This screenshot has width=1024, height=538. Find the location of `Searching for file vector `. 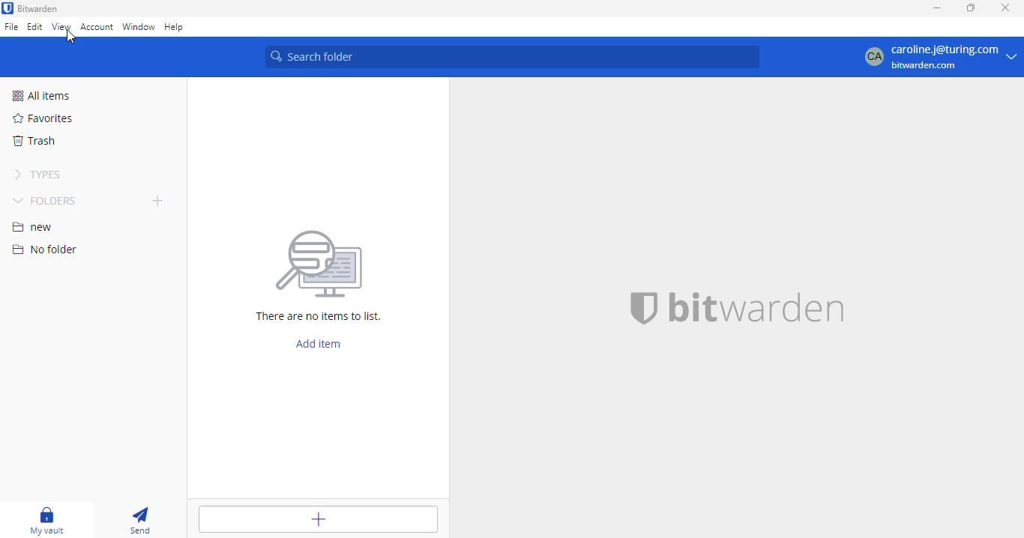

Searching for file vector  is located at coordinates (322, 258).